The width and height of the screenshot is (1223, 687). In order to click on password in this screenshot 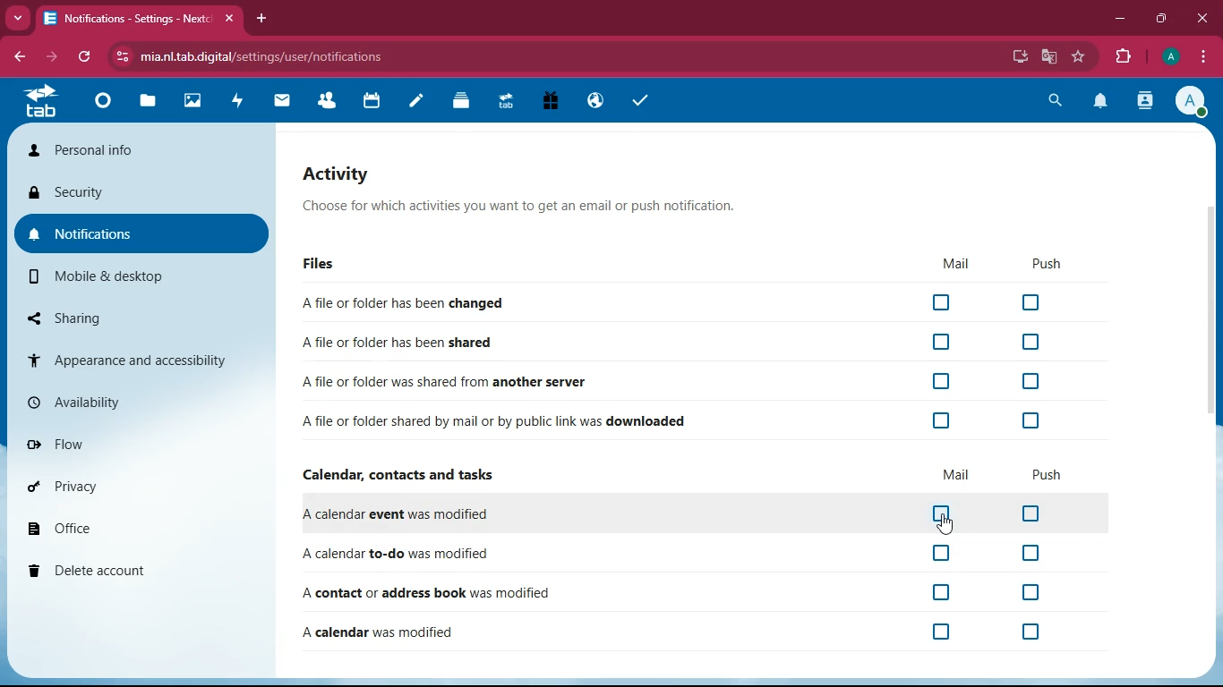, I will do `click(989, 56)`.